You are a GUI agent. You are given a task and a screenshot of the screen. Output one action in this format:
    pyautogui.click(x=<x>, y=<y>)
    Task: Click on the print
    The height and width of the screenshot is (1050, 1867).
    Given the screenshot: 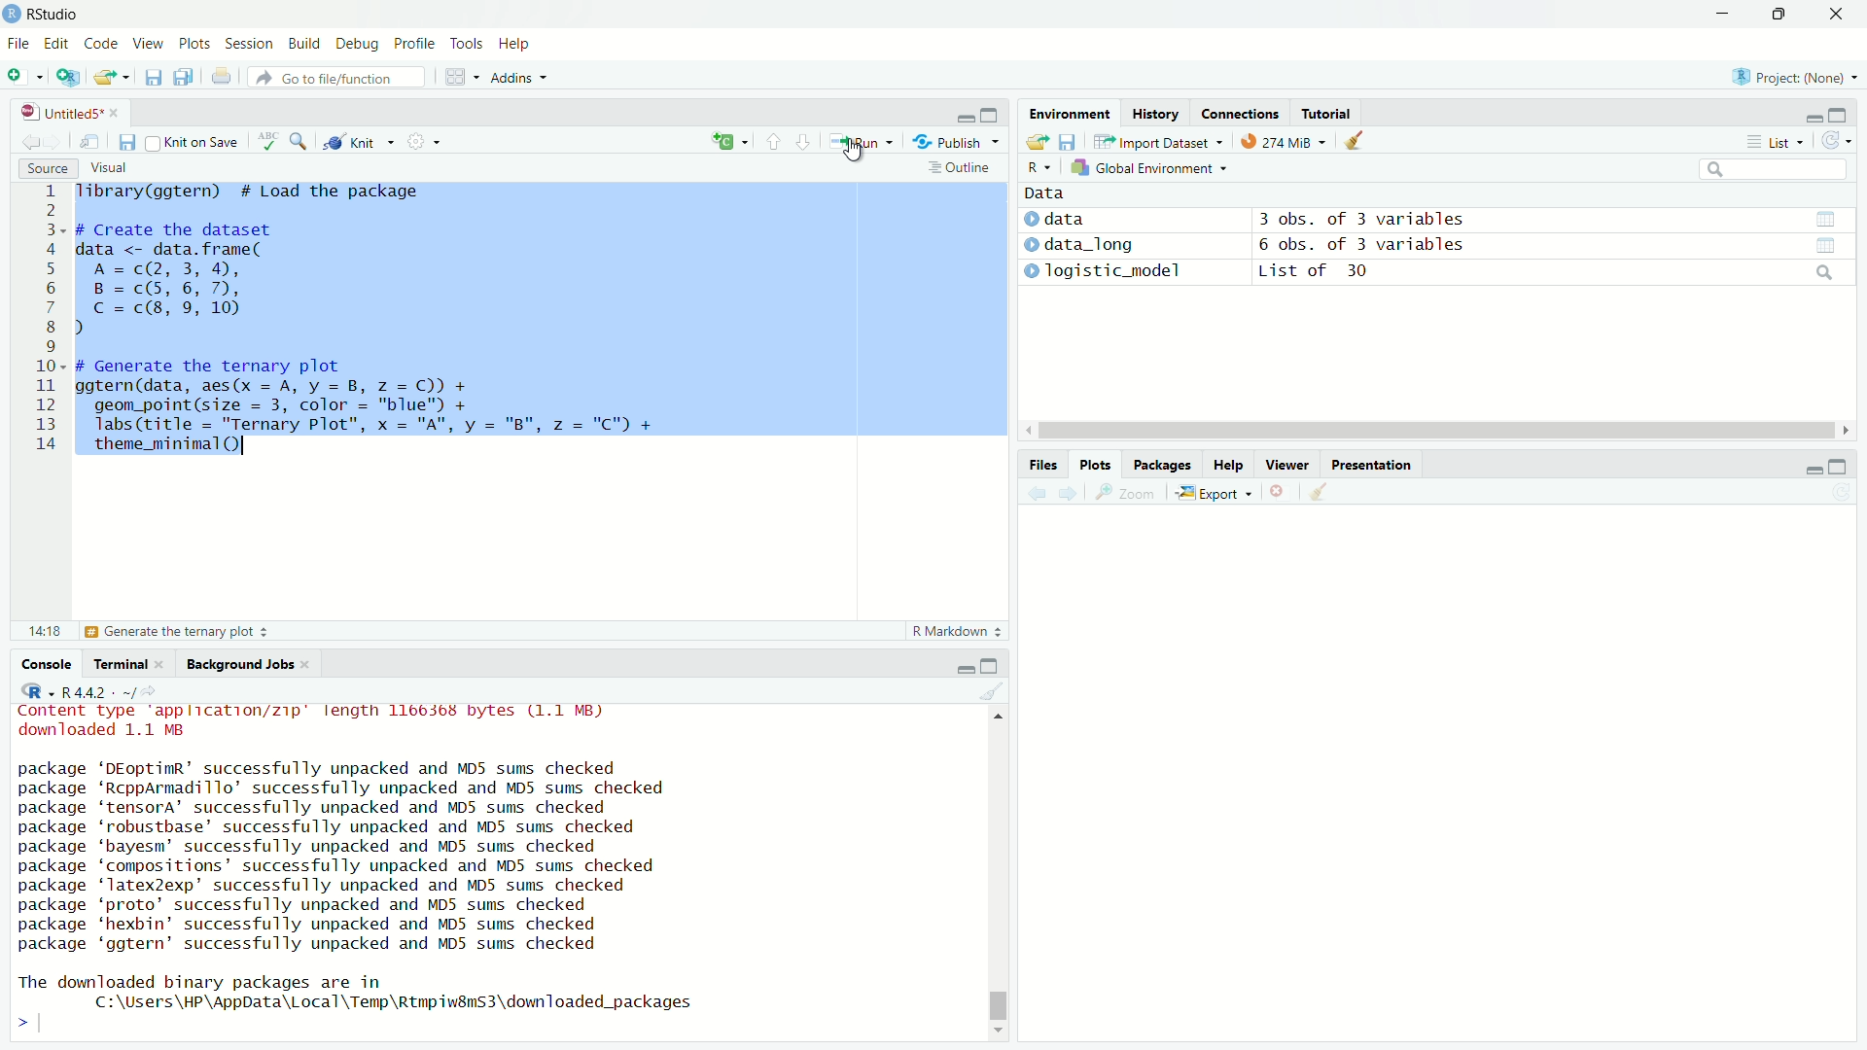 What is the action you would take?
    pyautogui.click(x=226, y=81)
    